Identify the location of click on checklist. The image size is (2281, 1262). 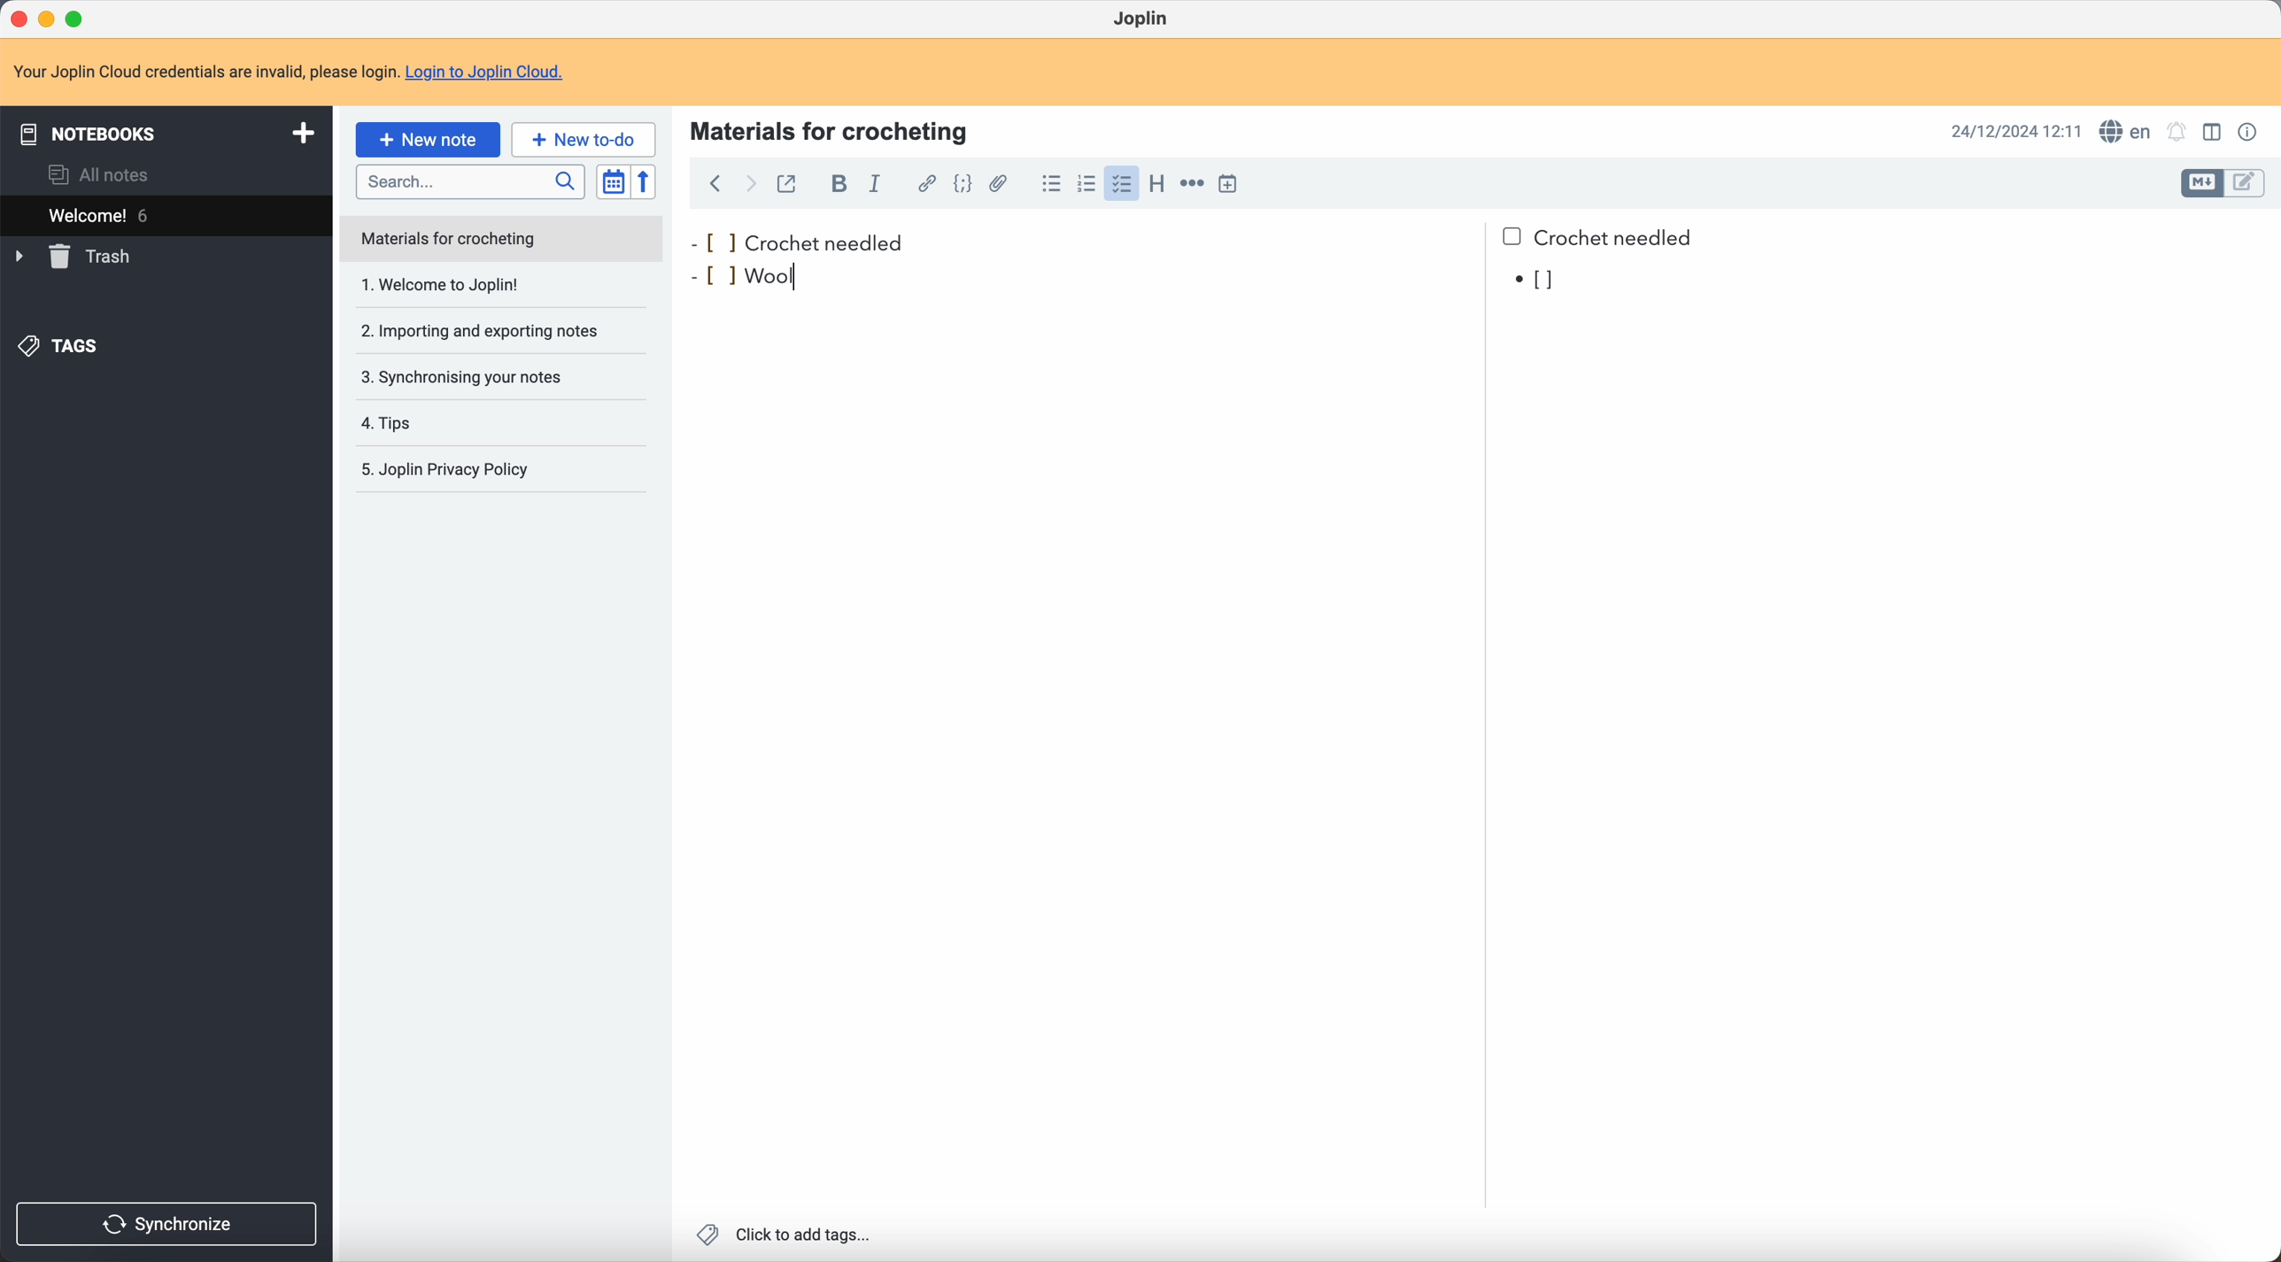
(1117, 184).